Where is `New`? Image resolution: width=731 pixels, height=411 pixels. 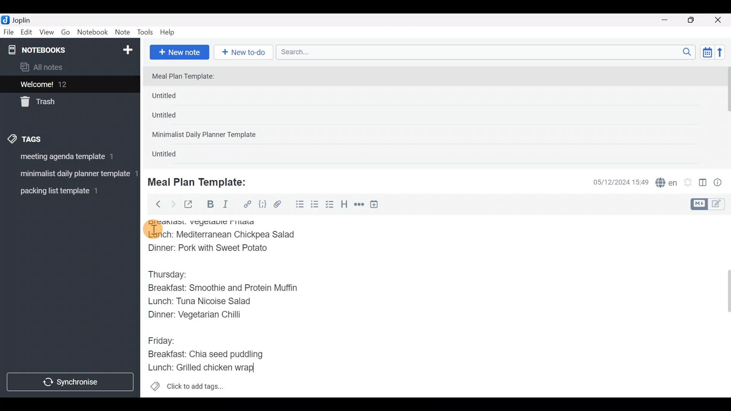 New is located at coordinates (127, 48).